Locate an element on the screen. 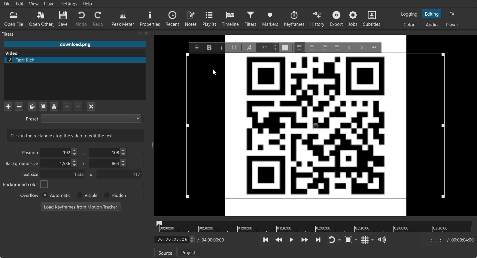 The image size is (477, 258). Open Other is located at coordinates (41, 19).